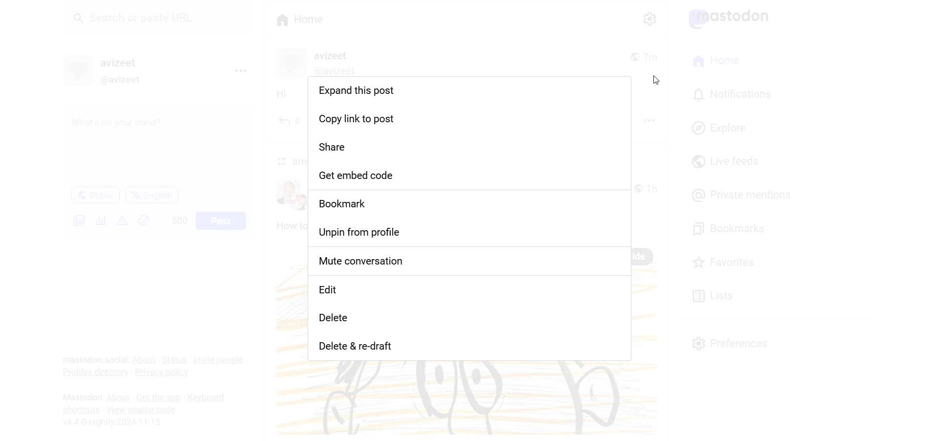  What do you see at coordinates (471, 176) in the screenshot?
I see `Get Embed Code` at bounding box center [471, 176].